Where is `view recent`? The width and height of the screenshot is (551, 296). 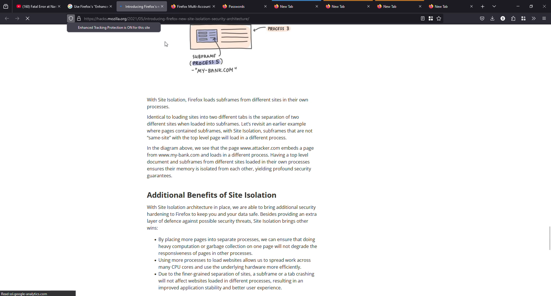
view recent is located at coordinates (6, 6).